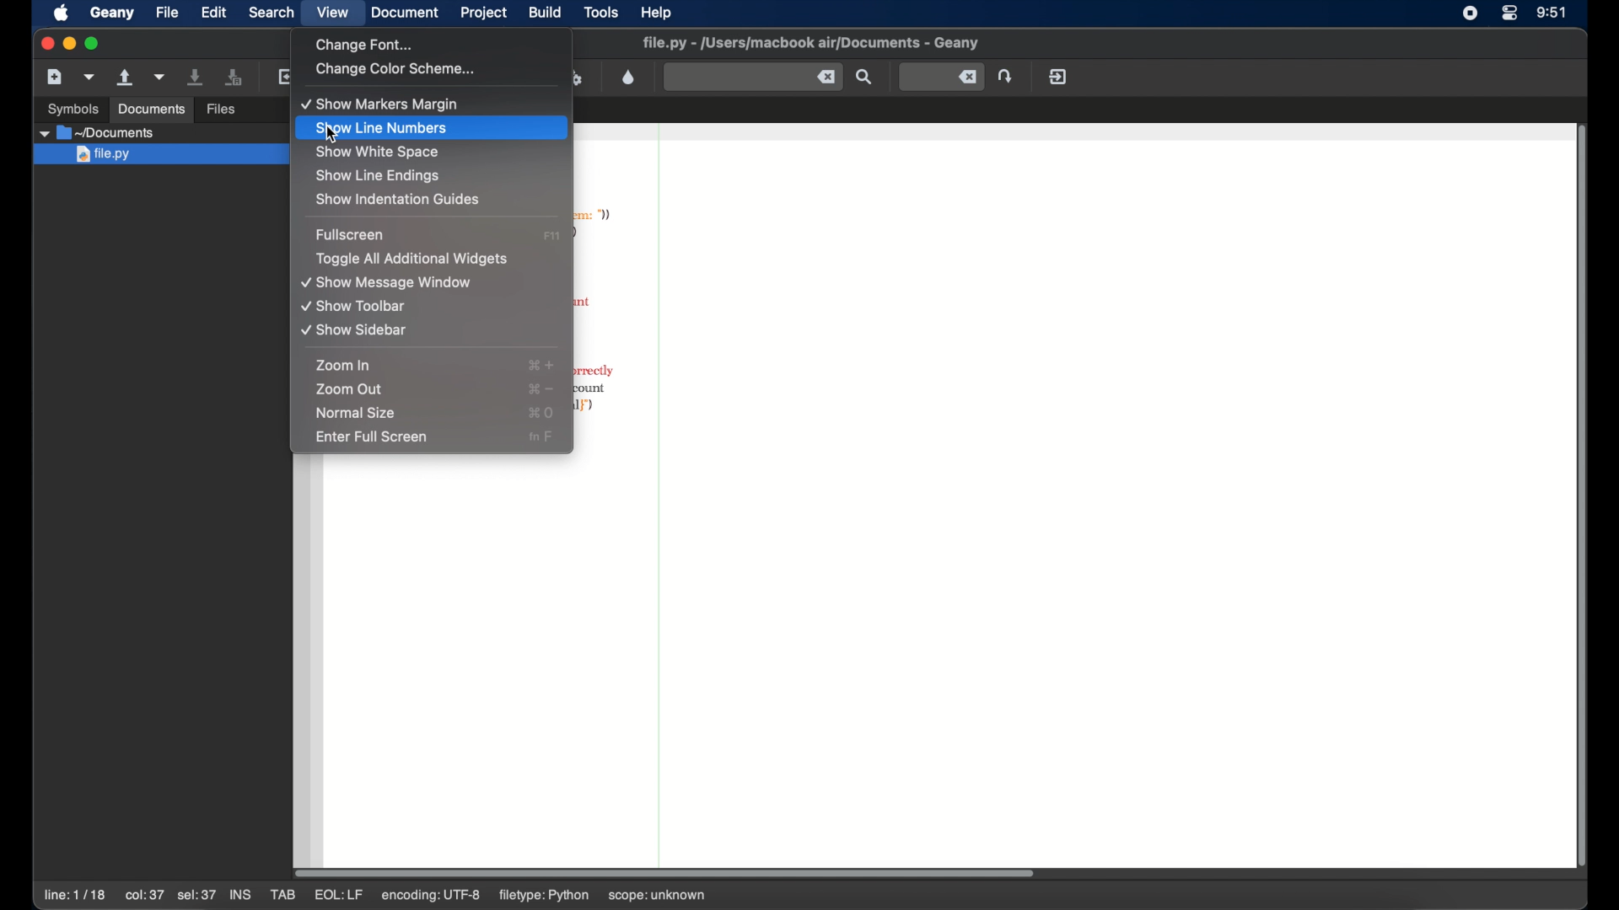  I want to click on zoom in shortcut, so click(542, 364).